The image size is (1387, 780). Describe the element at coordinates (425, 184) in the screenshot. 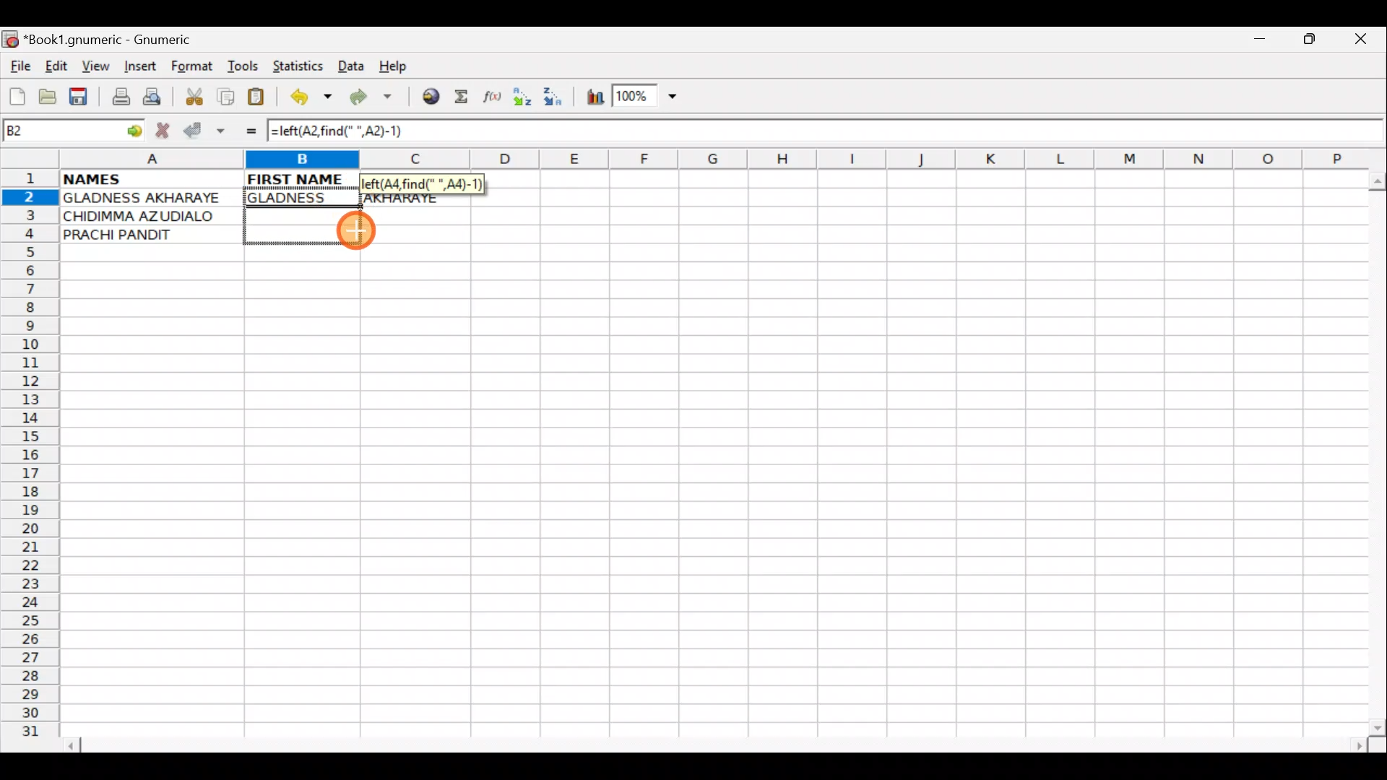

I see `=left(A2, find(" ",A2)-1)` at that location.